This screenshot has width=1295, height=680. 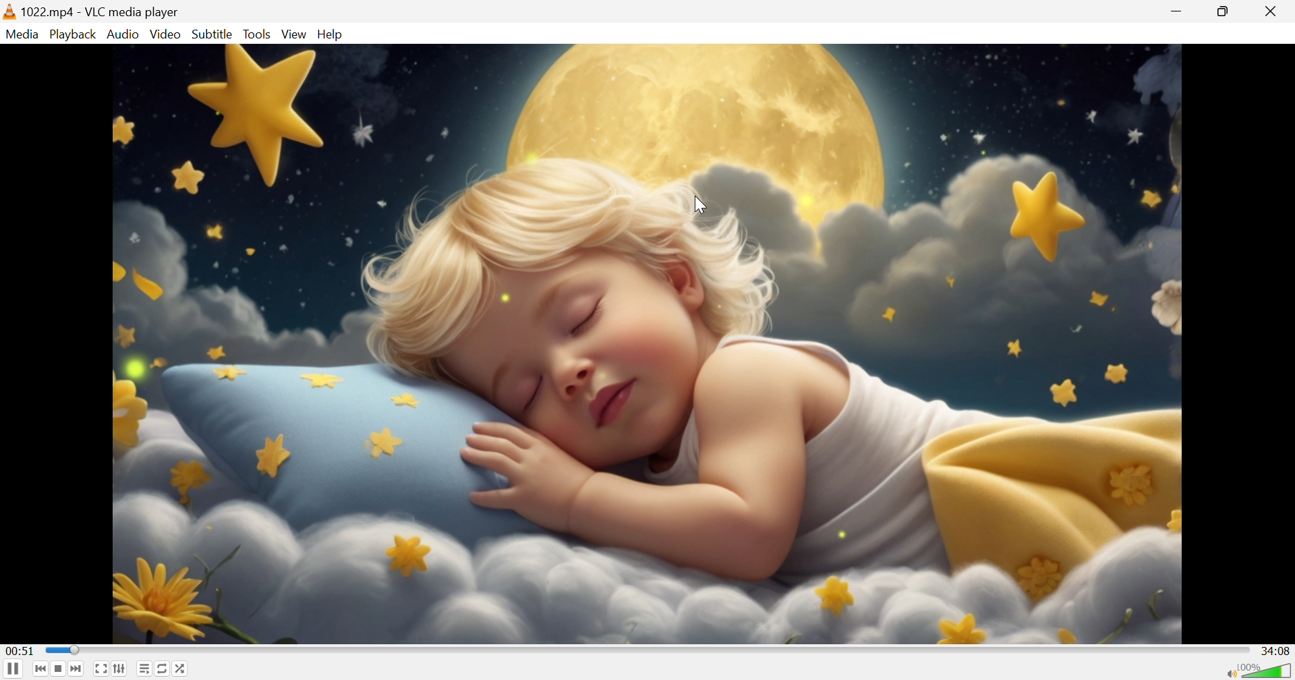 What do you see at coordinates (20, 650) in the screenshot?
I see `00:51` at bounding box center [20, 650].